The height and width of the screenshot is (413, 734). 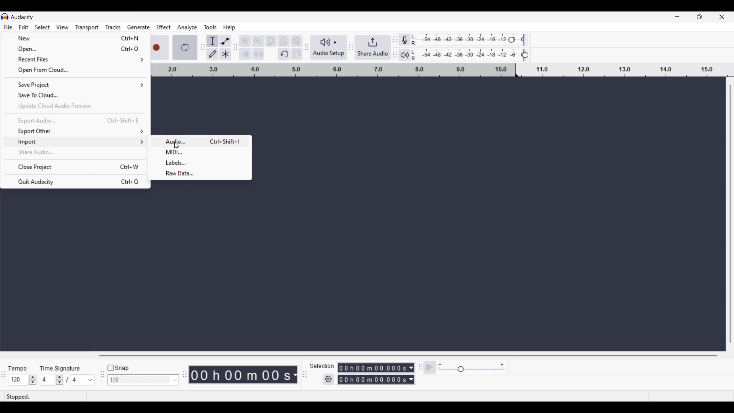 I want to click on Help menu, so click(x=229, y=28).